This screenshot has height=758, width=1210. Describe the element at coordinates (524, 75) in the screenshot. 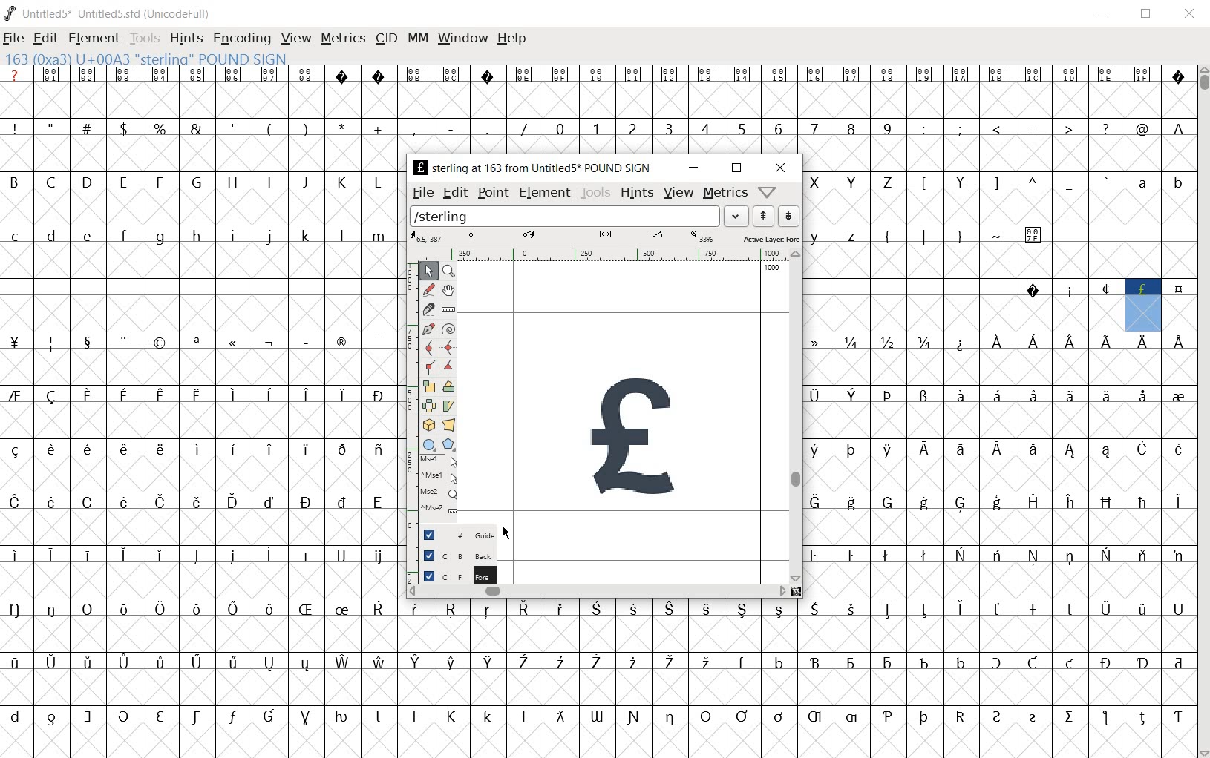

I see `Symbol` at that location.